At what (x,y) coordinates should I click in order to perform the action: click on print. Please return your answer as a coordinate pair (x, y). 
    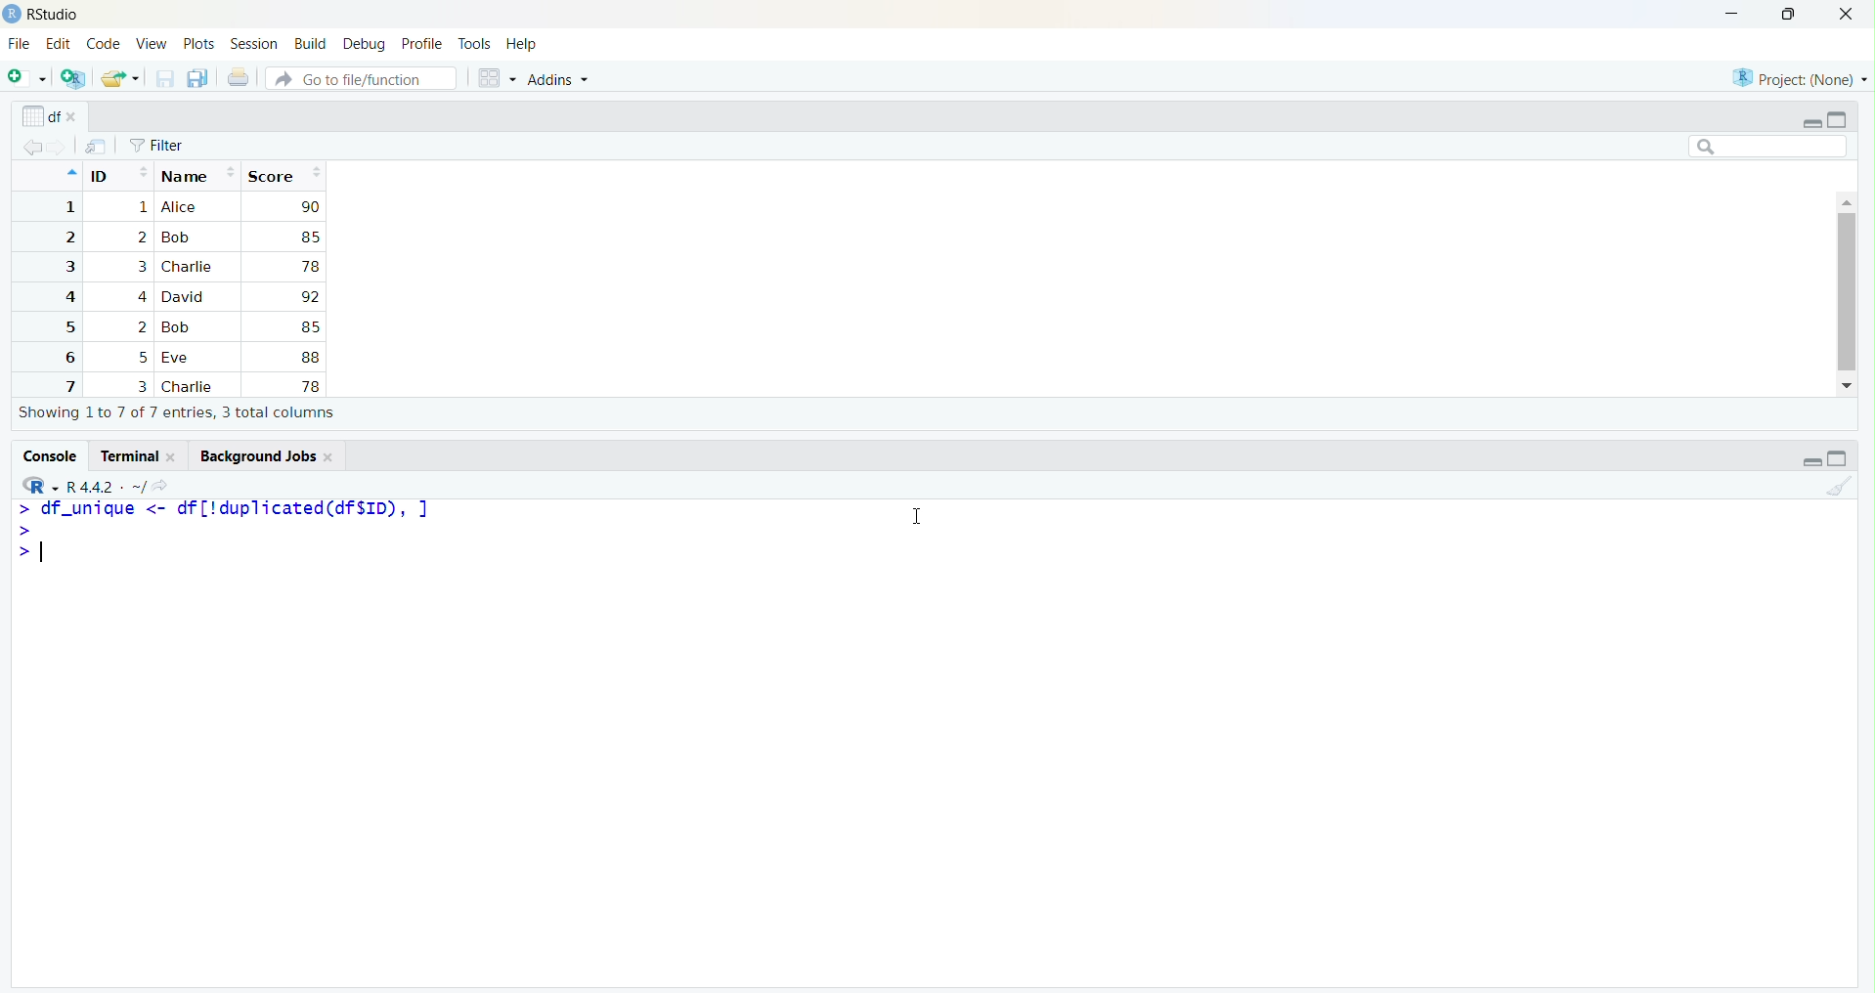
    Looking at the image, I should click on (239, 77).